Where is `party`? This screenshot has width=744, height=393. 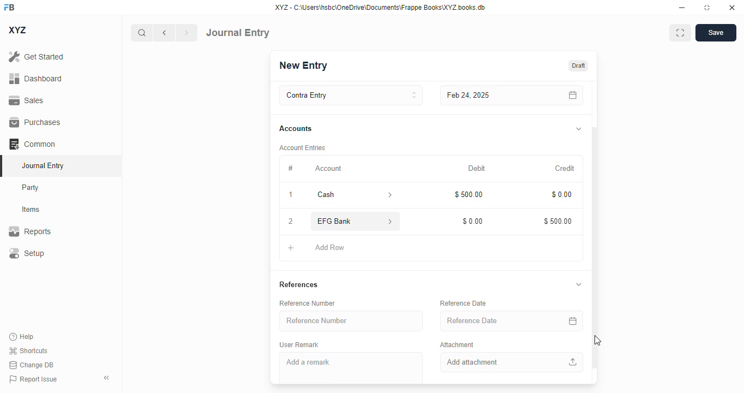
party is located at coordinates (32, 188).